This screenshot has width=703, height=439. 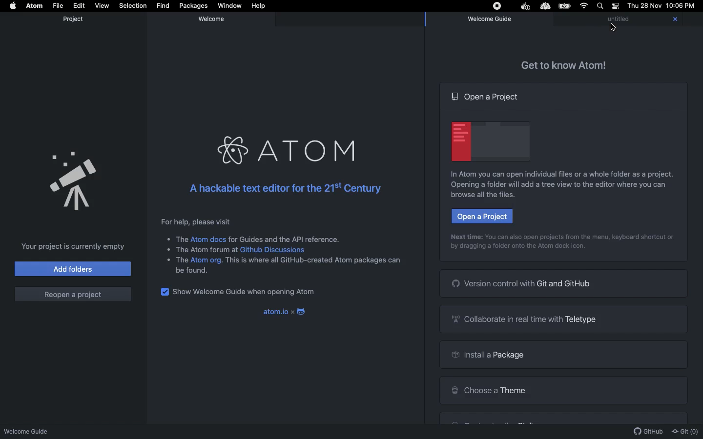 I want to click on Selection, so click(x=132, y=6).